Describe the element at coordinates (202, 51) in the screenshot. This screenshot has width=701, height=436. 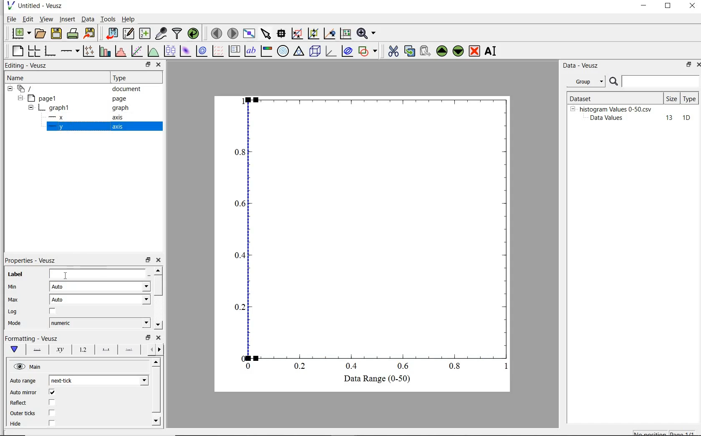
I see `plot 2d dataset as contours` at that location.